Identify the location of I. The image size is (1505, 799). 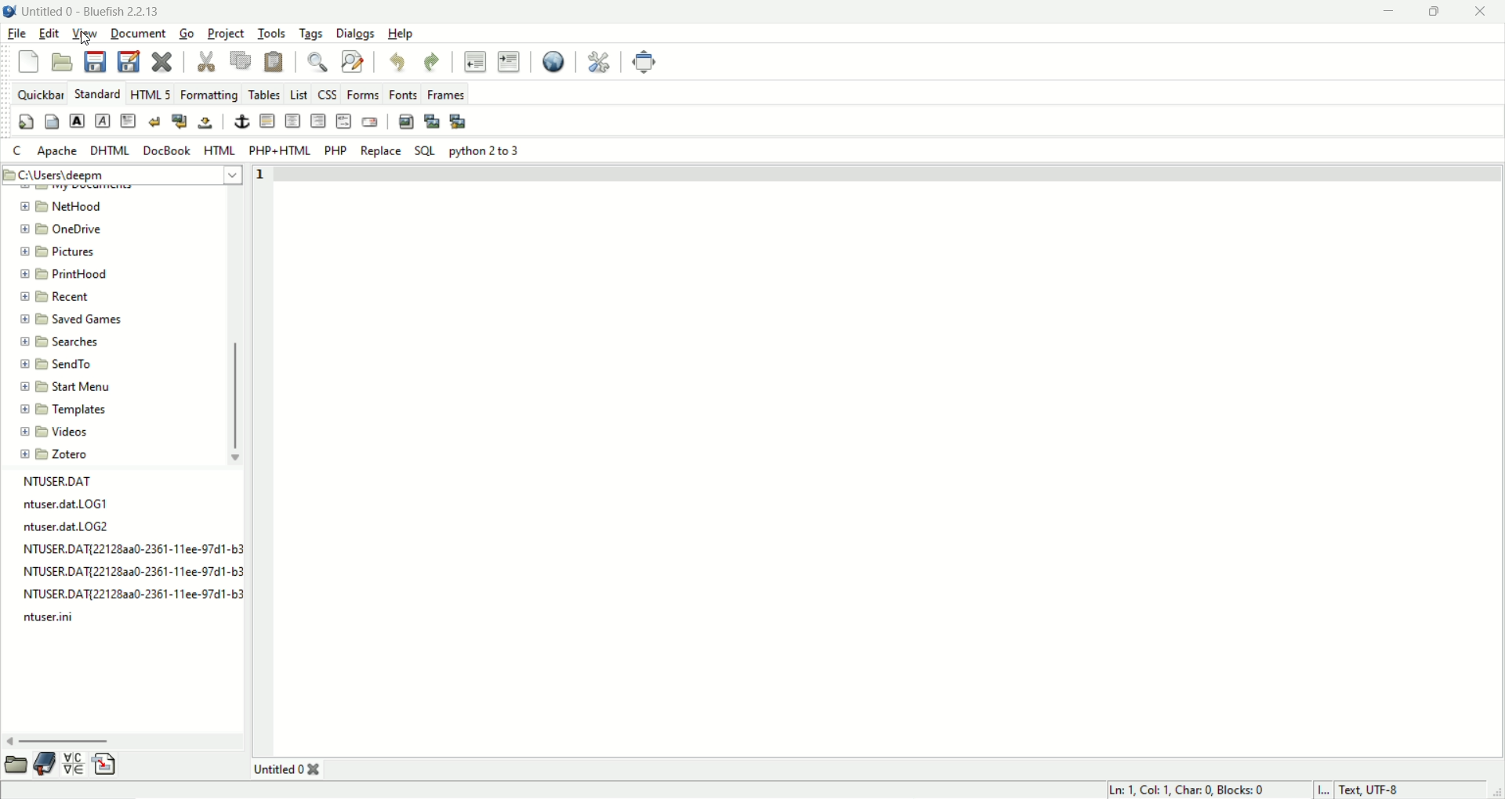
(1323, 790).